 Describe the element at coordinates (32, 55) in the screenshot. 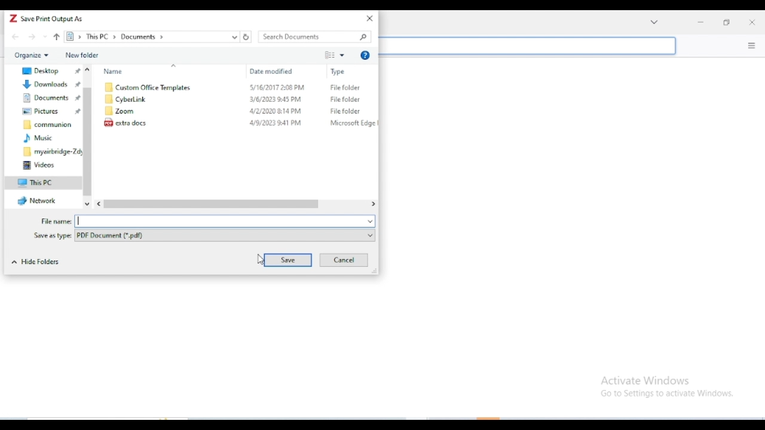

I see `organize` at that location.